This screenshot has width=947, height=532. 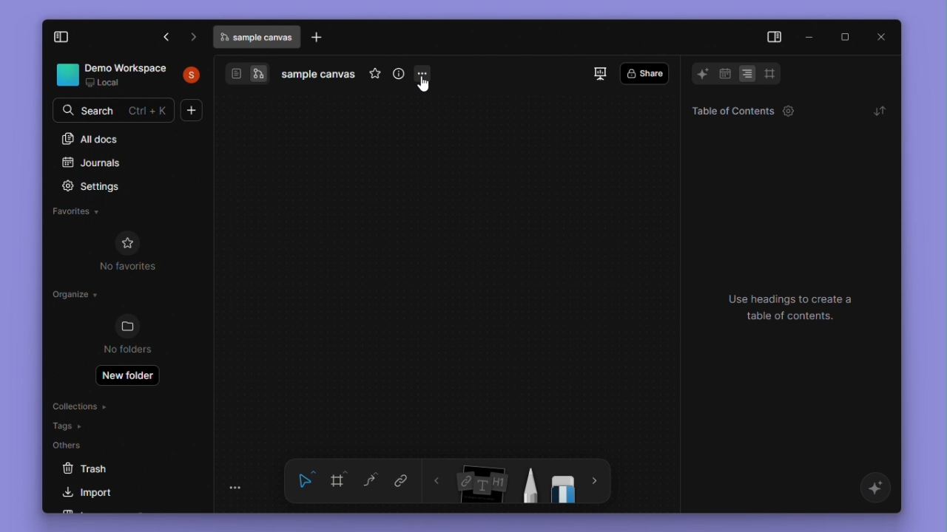 What do you see at coordinates (799, 309) in the screenshot?
I see `text` at bounding box center [799, 309].